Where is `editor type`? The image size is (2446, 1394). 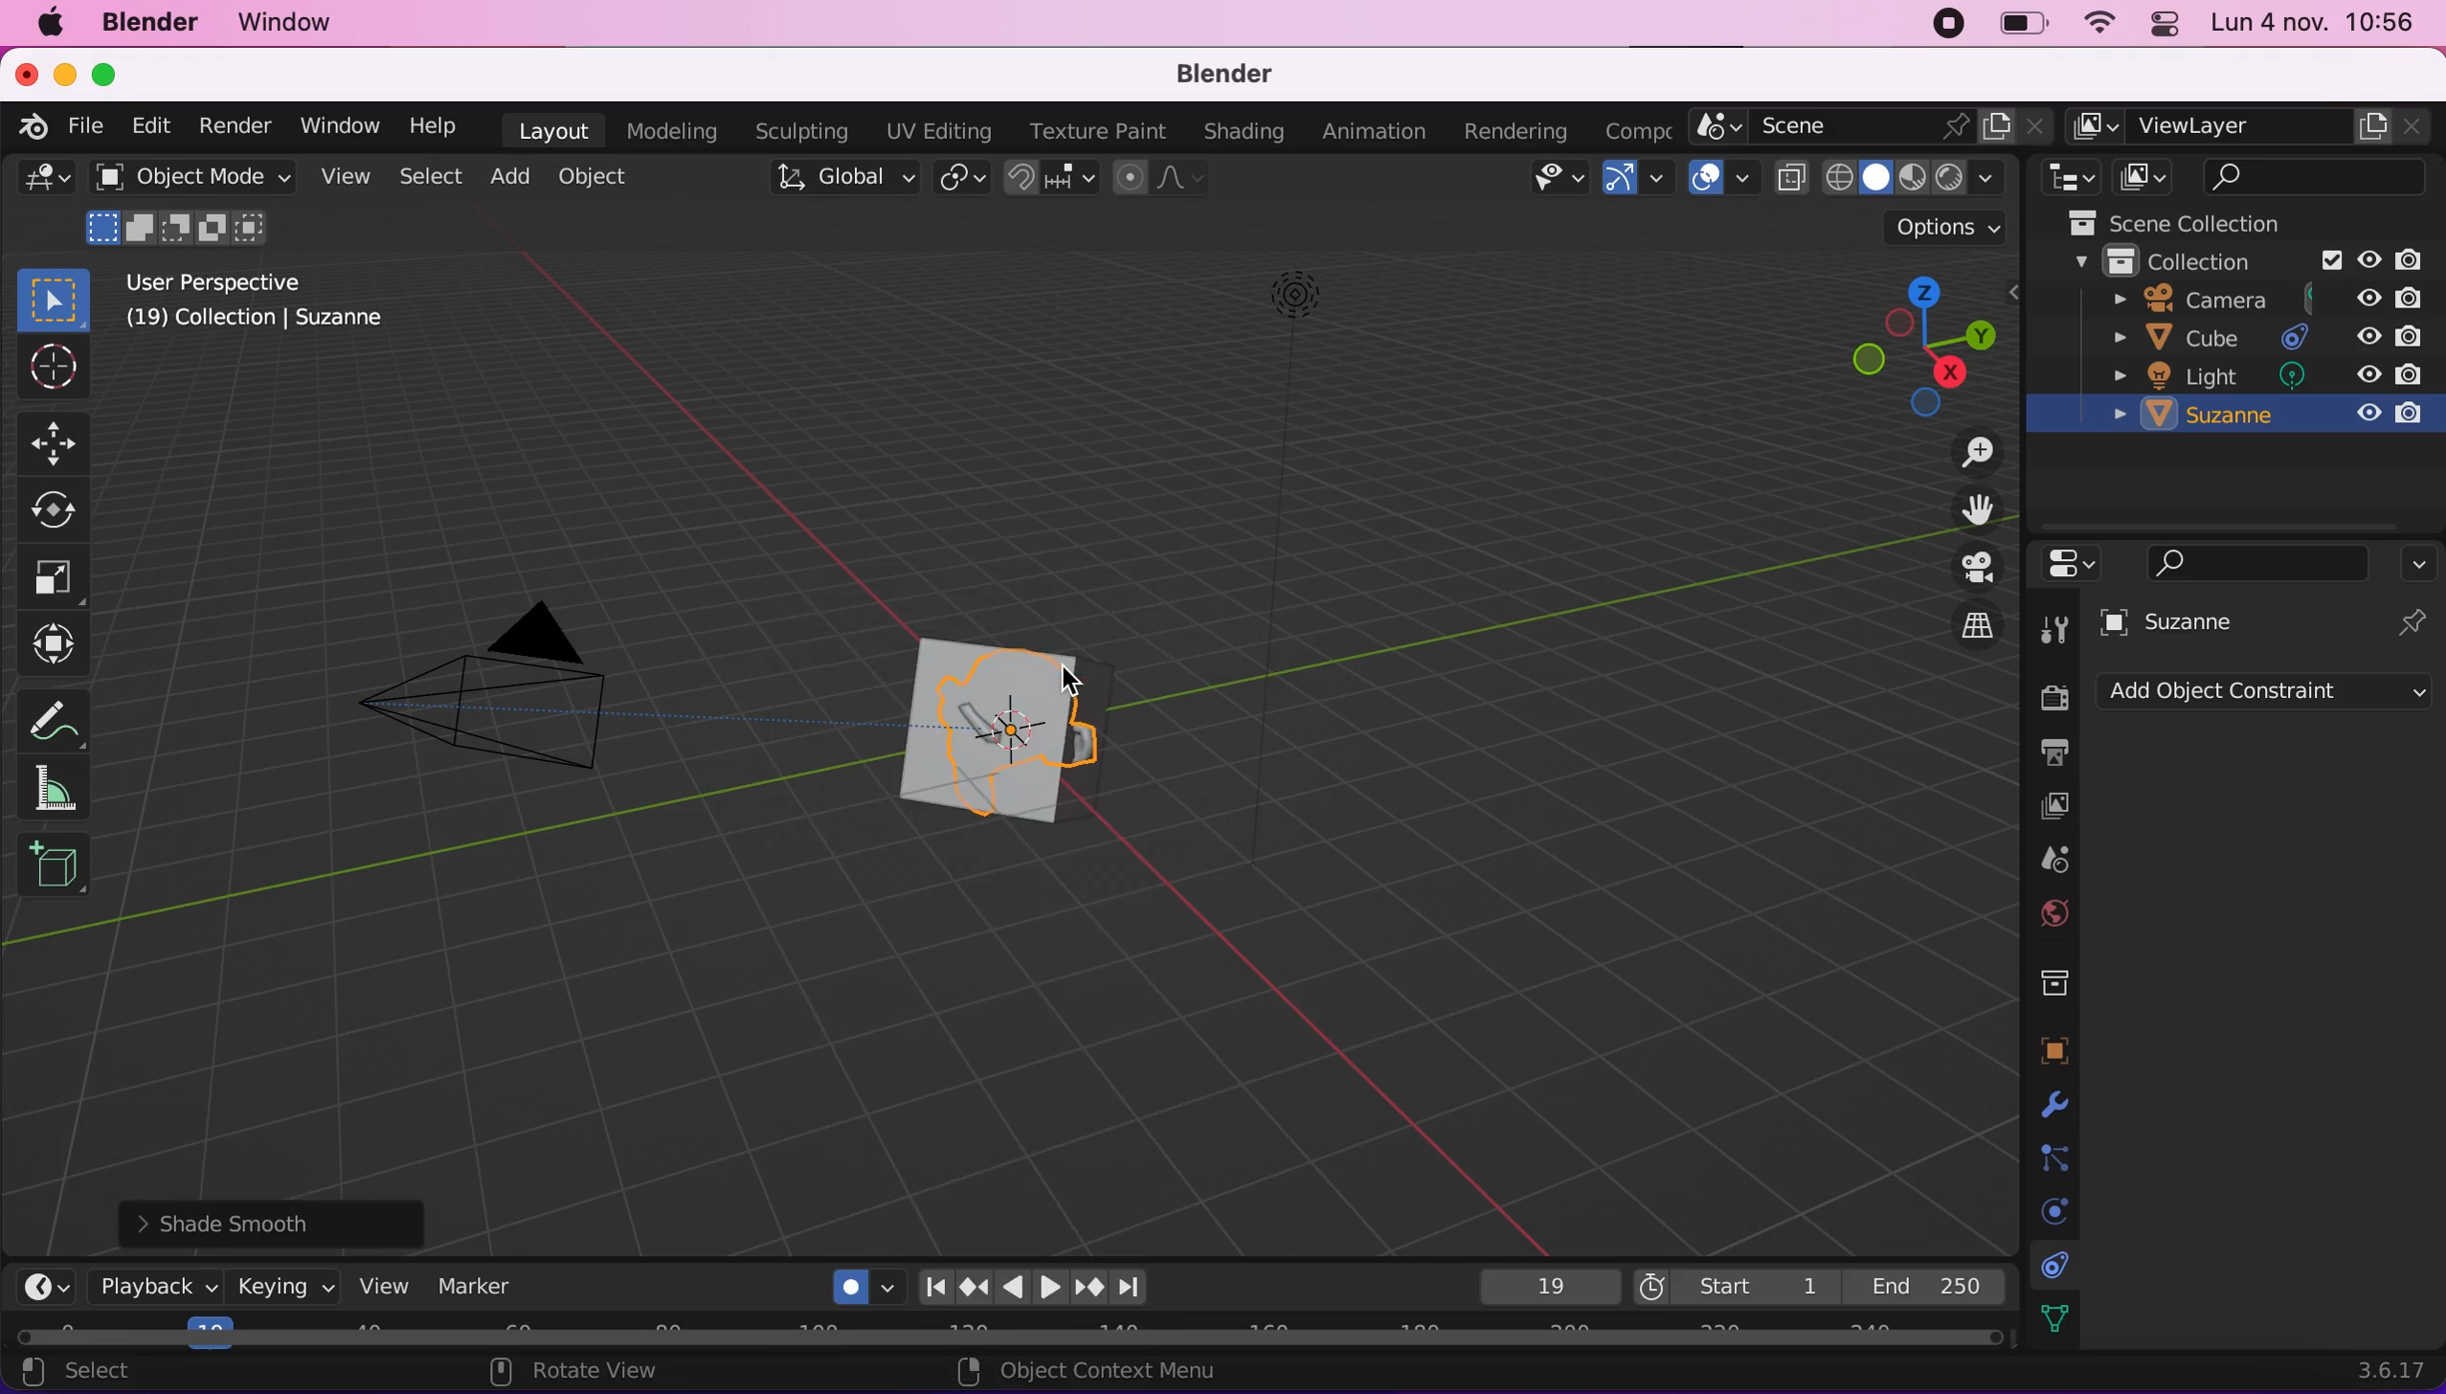 editor type is located at coordinates (46, 1288).